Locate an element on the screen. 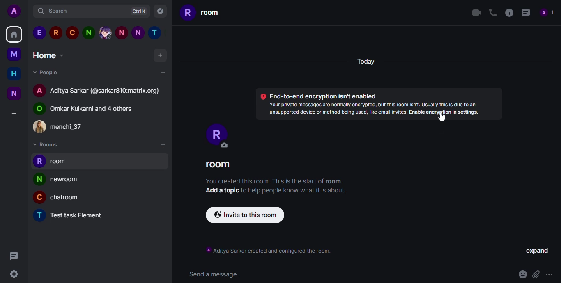  people is located at coordinates (67, 128).